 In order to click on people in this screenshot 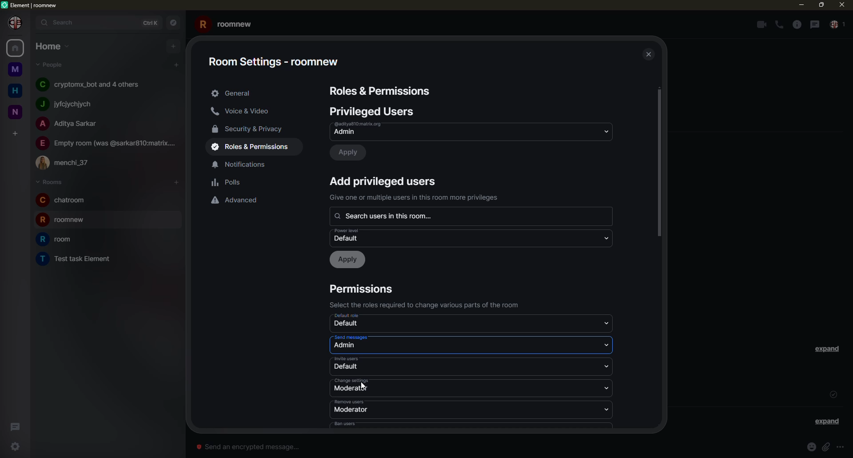, I will do `click(107, 142)`.